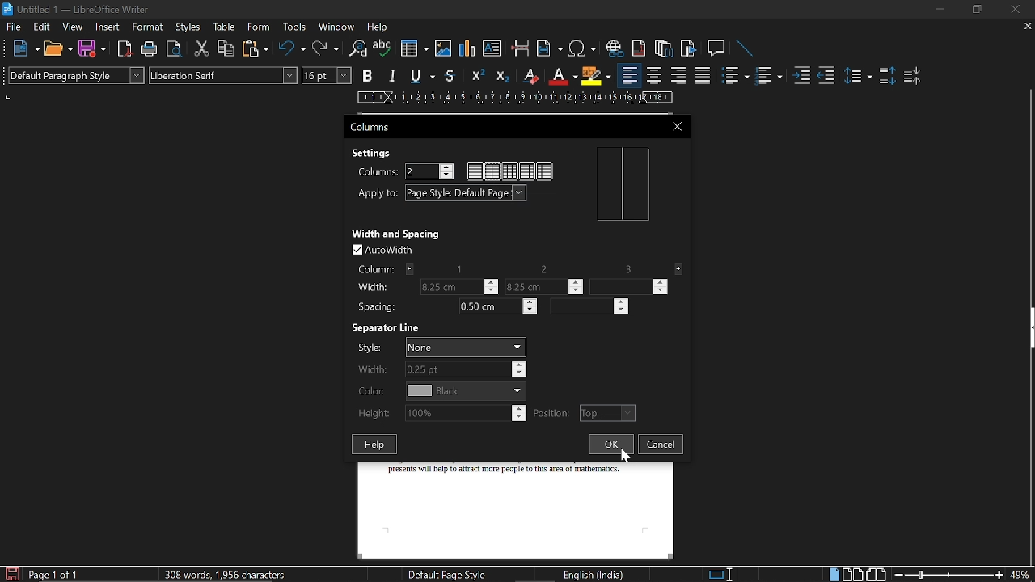  Describe the element at coordinates (493, 49) in the screenshot. I see `Insert text` at that location.